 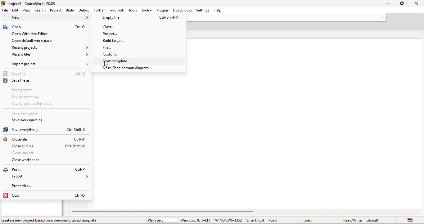 What do you see at coordinates (100, 9) in the screenshot?
I see `fortran` at bounding box center [100, 9].